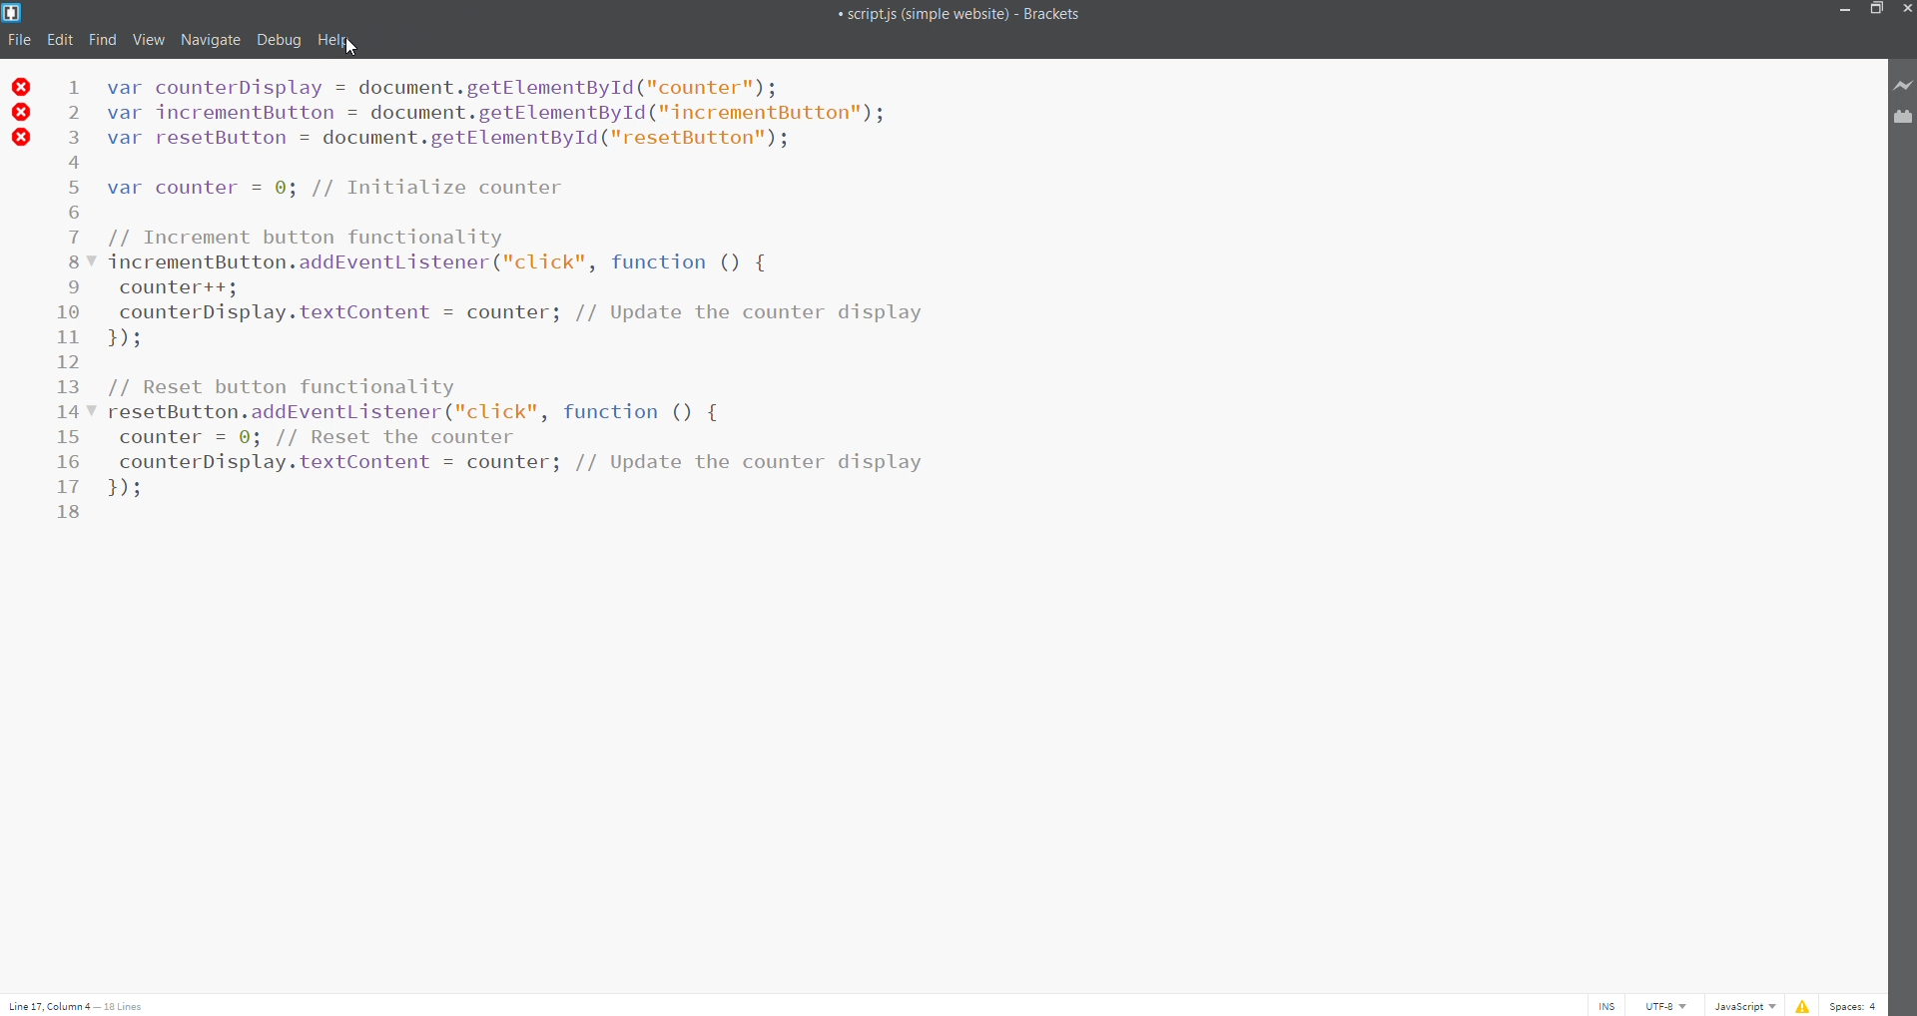 This screenshot has width=1917, height=1016. What do you see at coordinates (1603, 1004) in the screenshot?
I see `cursor toggle` at bounding box center [1603, 1004].